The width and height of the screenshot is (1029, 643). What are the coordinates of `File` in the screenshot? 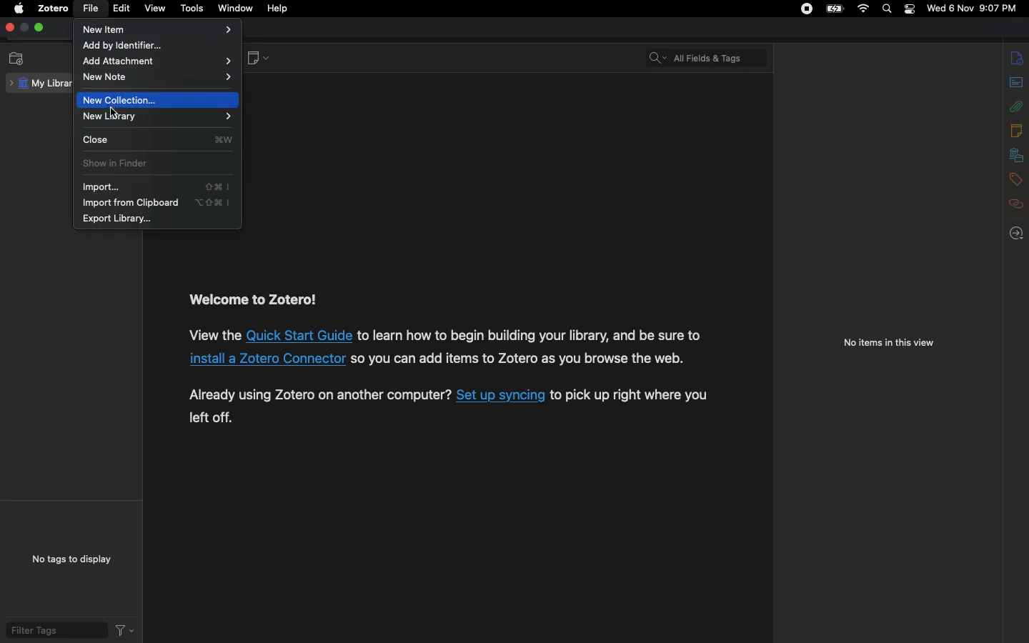 It's located at (93, 9).